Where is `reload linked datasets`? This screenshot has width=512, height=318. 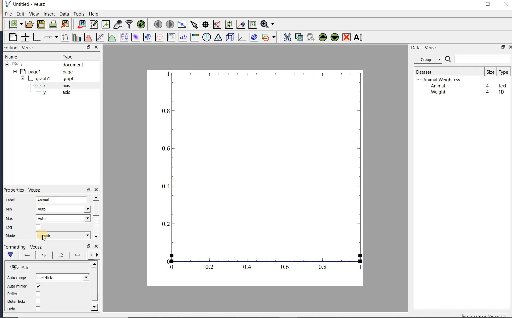 reload linked datasets is located at coordinates (141, 24).